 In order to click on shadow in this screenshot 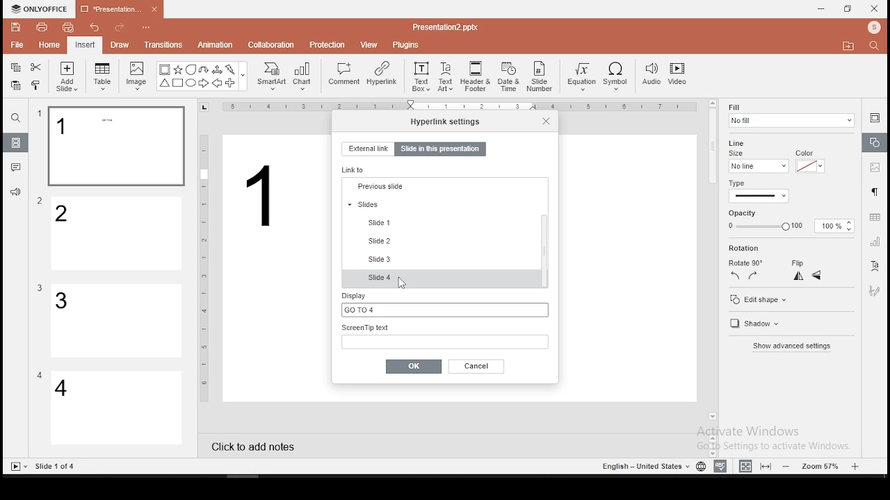, I will do `click(752, 325)`.